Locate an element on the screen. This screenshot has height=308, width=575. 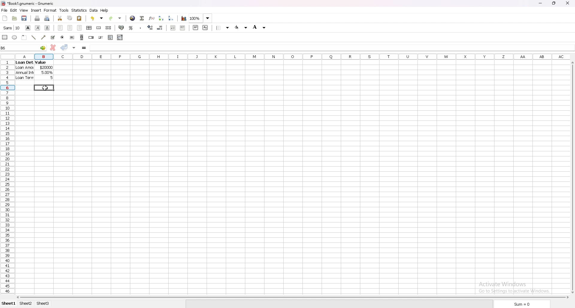
decrease decimals is located at coordinates (160, 28).